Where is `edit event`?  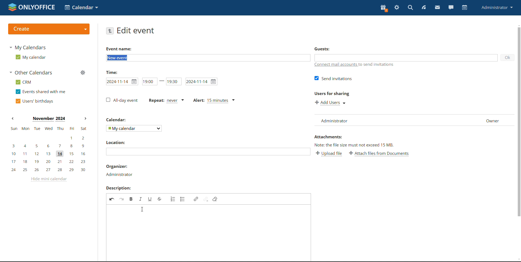 edit event is located at coordinates (136, 31).